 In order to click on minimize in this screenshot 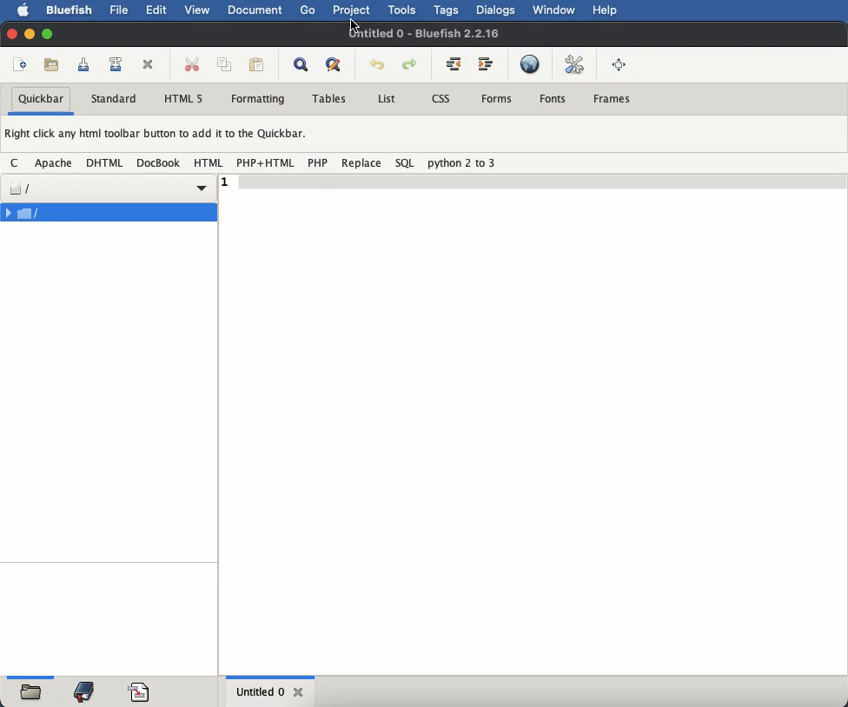, I will do `click(30, 34)`.